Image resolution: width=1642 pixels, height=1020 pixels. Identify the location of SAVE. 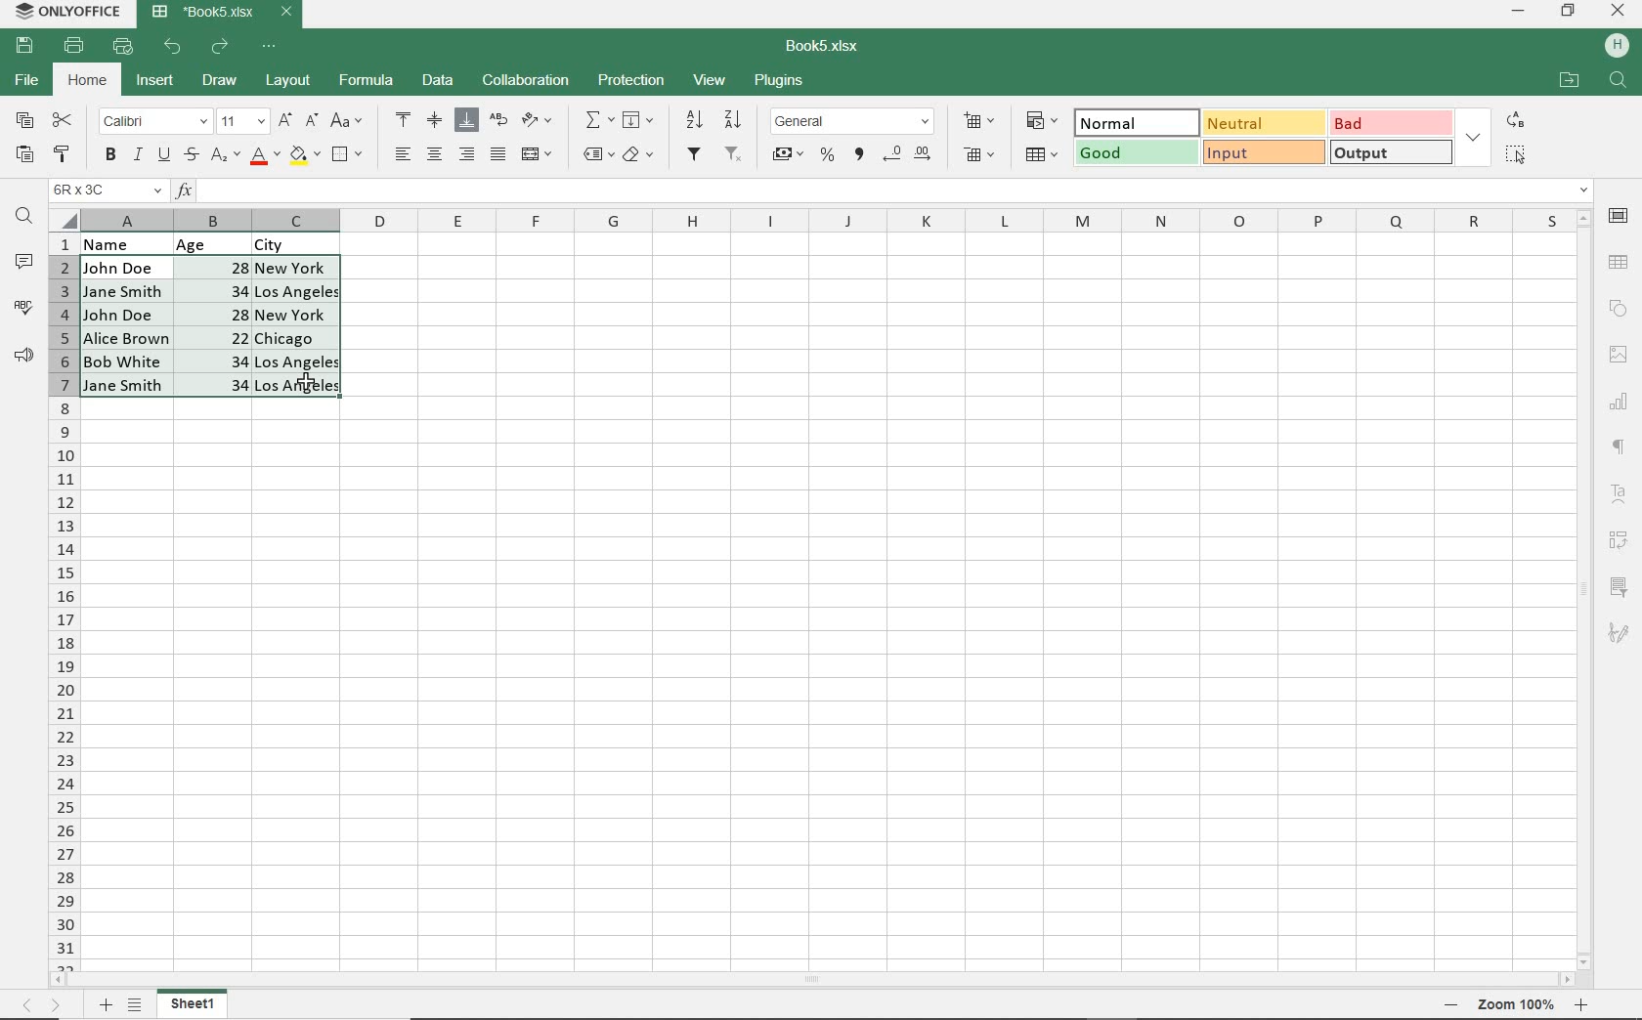
(27, 44).